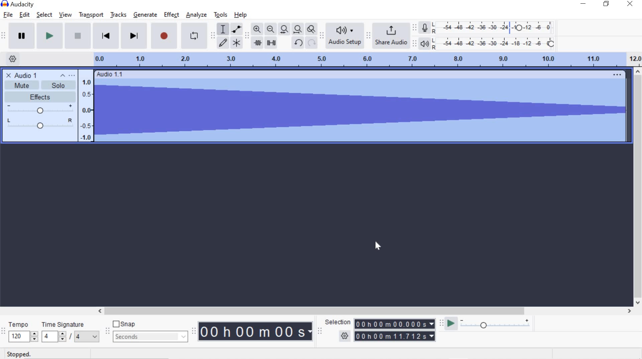  I want to click on Recording level, so click(495, 26).